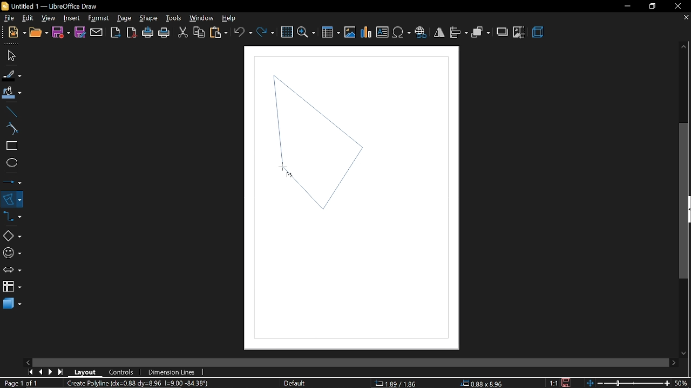  I want to click on Create Polviine (dx=3.99 dv=4.23 |=582 -46.73%), so click(148, 383).